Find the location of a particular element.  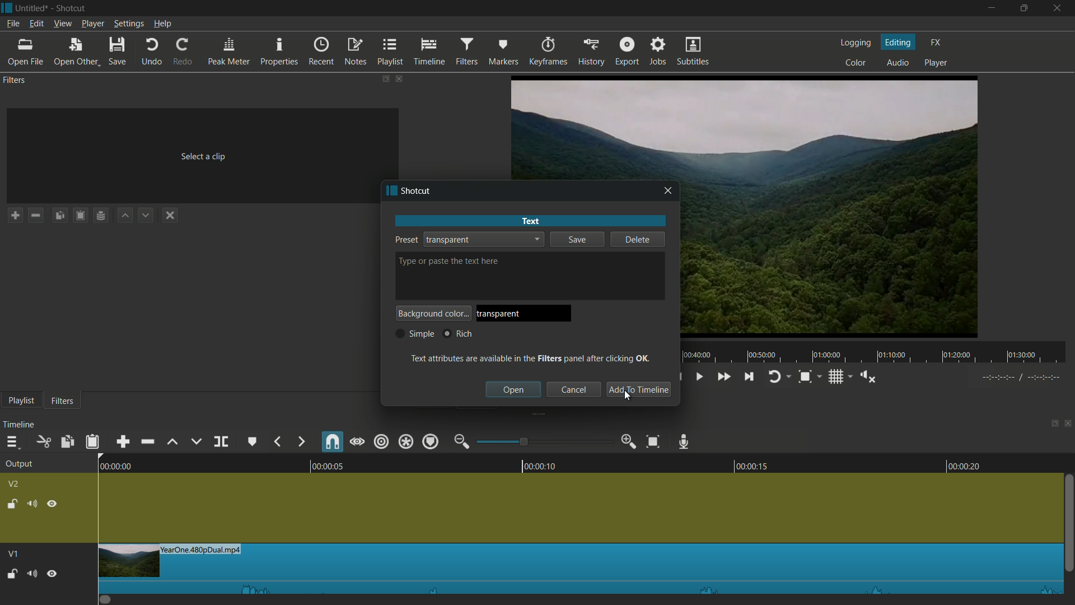

down is located at coordinates (144, 216).